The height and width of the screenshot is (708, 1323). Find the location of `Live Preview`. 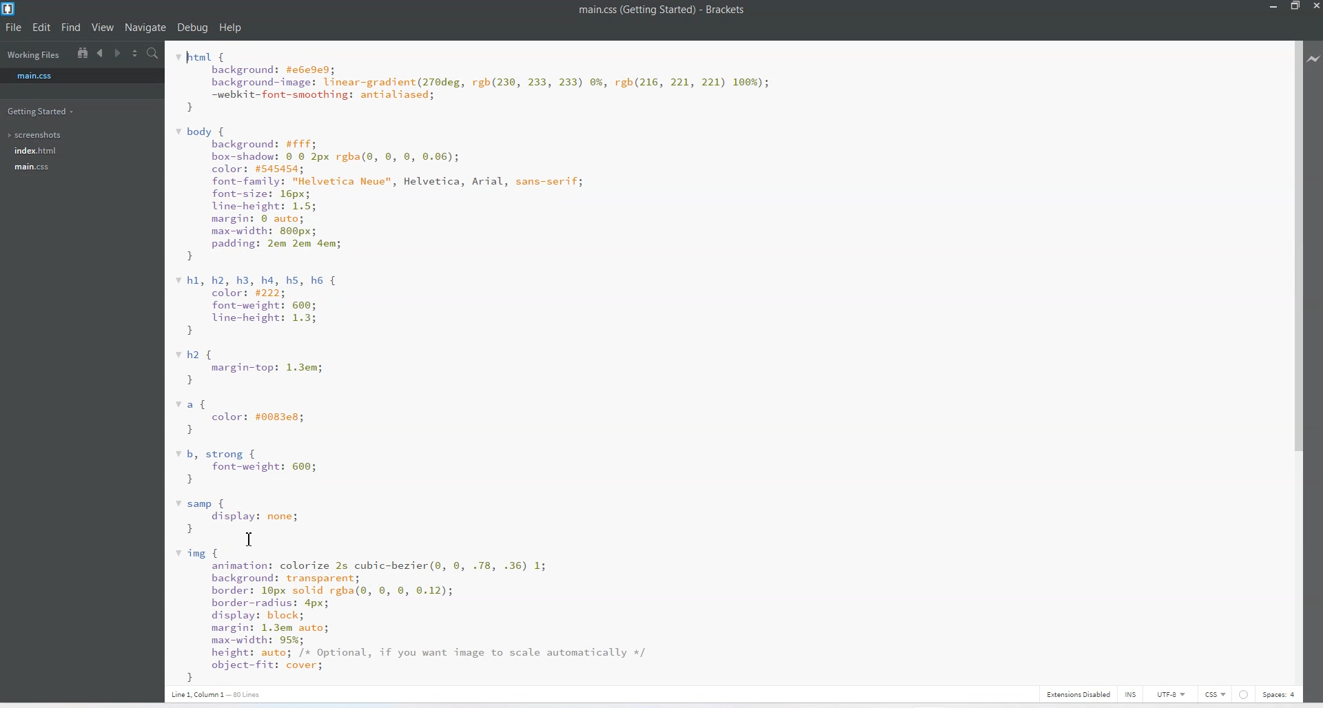

Live Preview is located at coordinates (1314, 57).